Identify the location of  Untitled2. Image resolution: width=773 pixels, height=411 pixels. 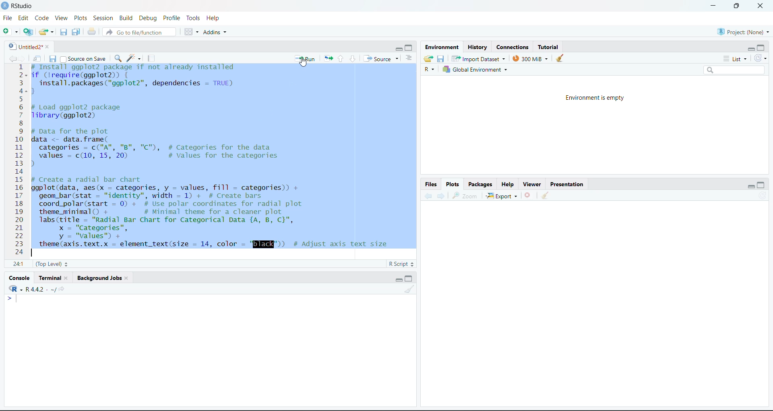
(27, 46).